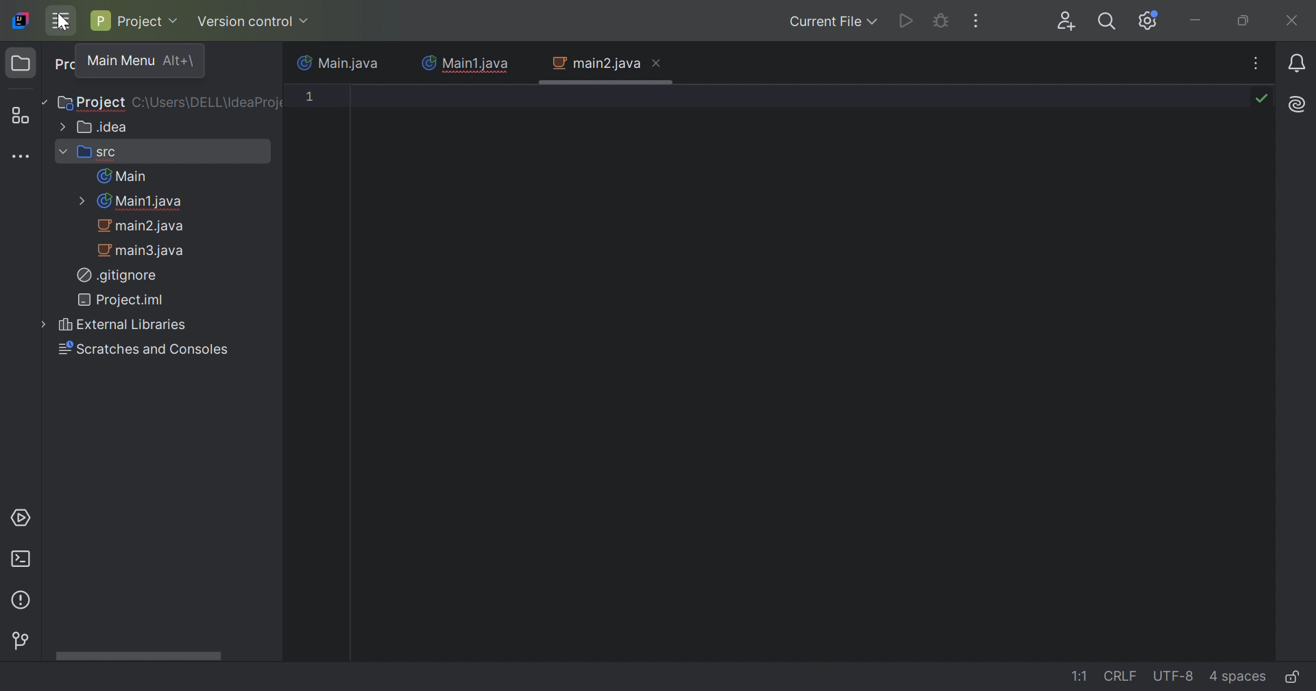 The height and width of the screenshot is (691, 1316). Describe the element at coordinates (1110, 22) in the screenshot. I see `Search everywhere` at that location.